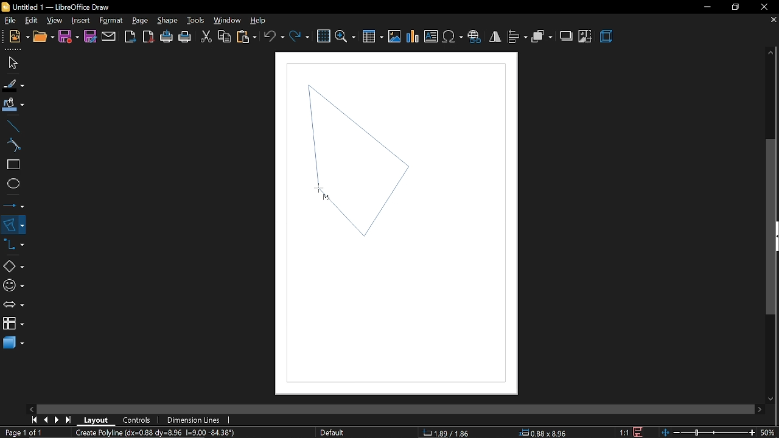 The height and width of the screenshot is (438, 779). Describe the element at coordinates (767, 6) in the screenshot. I see `close` at that location.